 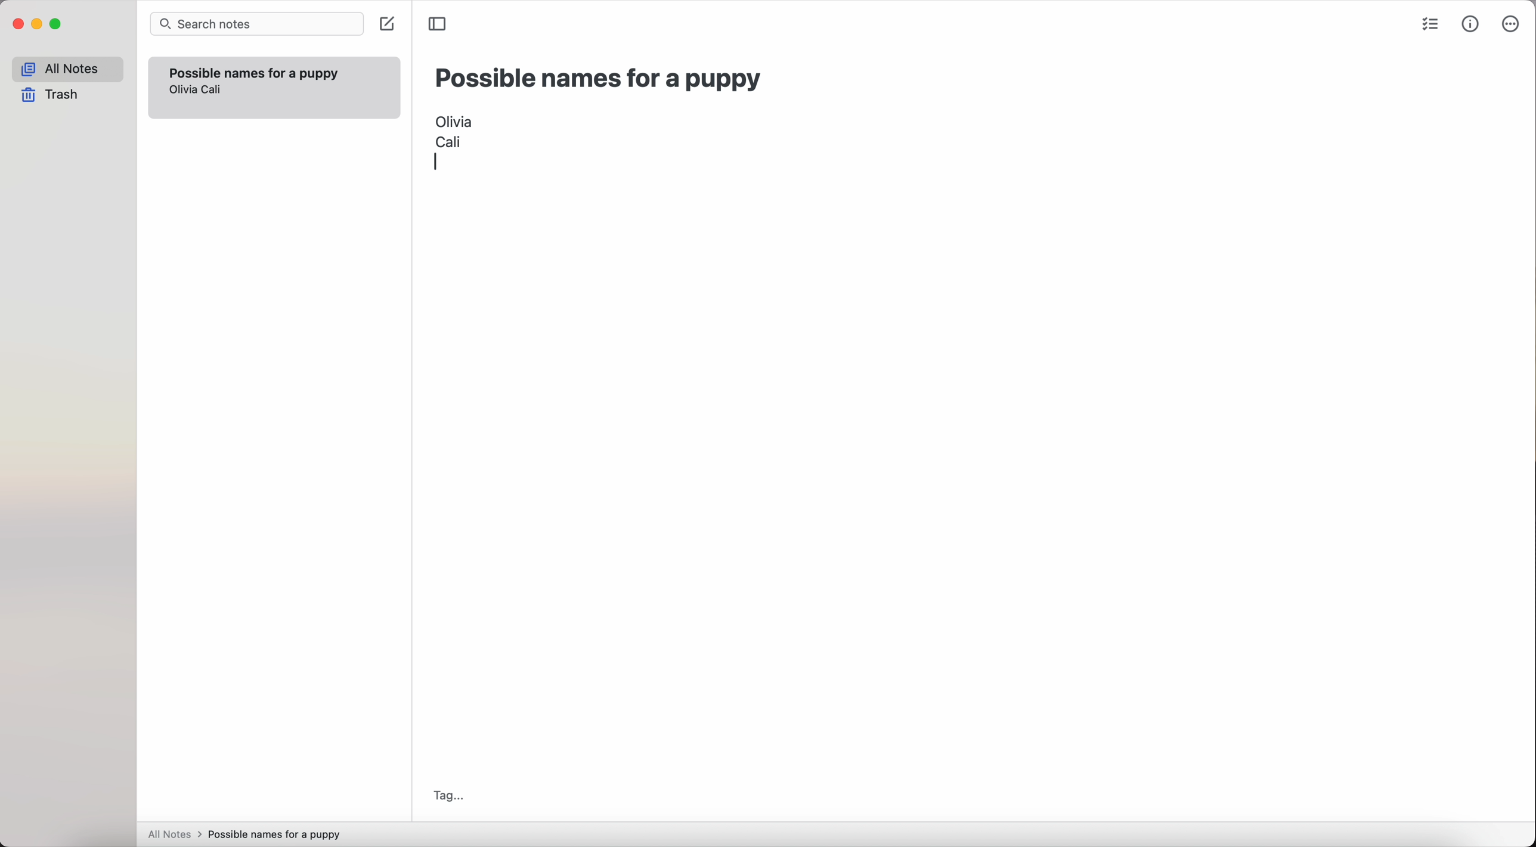 I want to click on minimize, so click(x=38, y=25).